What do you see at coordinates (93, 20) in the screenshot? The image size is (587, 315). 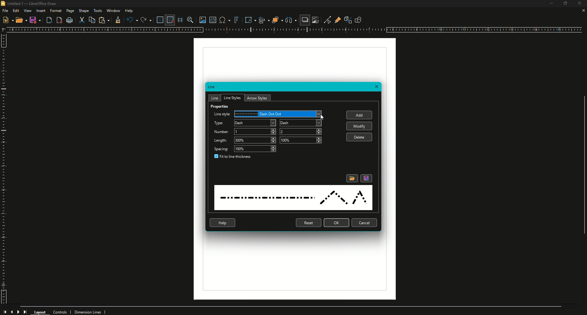 I see `Copy` at bounding box center [93, 20].